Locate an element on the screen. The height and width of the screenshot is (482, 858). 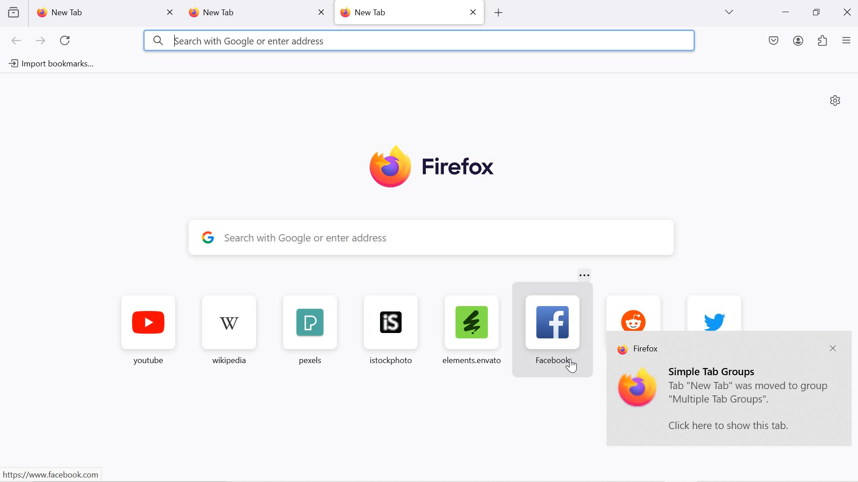
application menu is located at coordinates (846, 41).